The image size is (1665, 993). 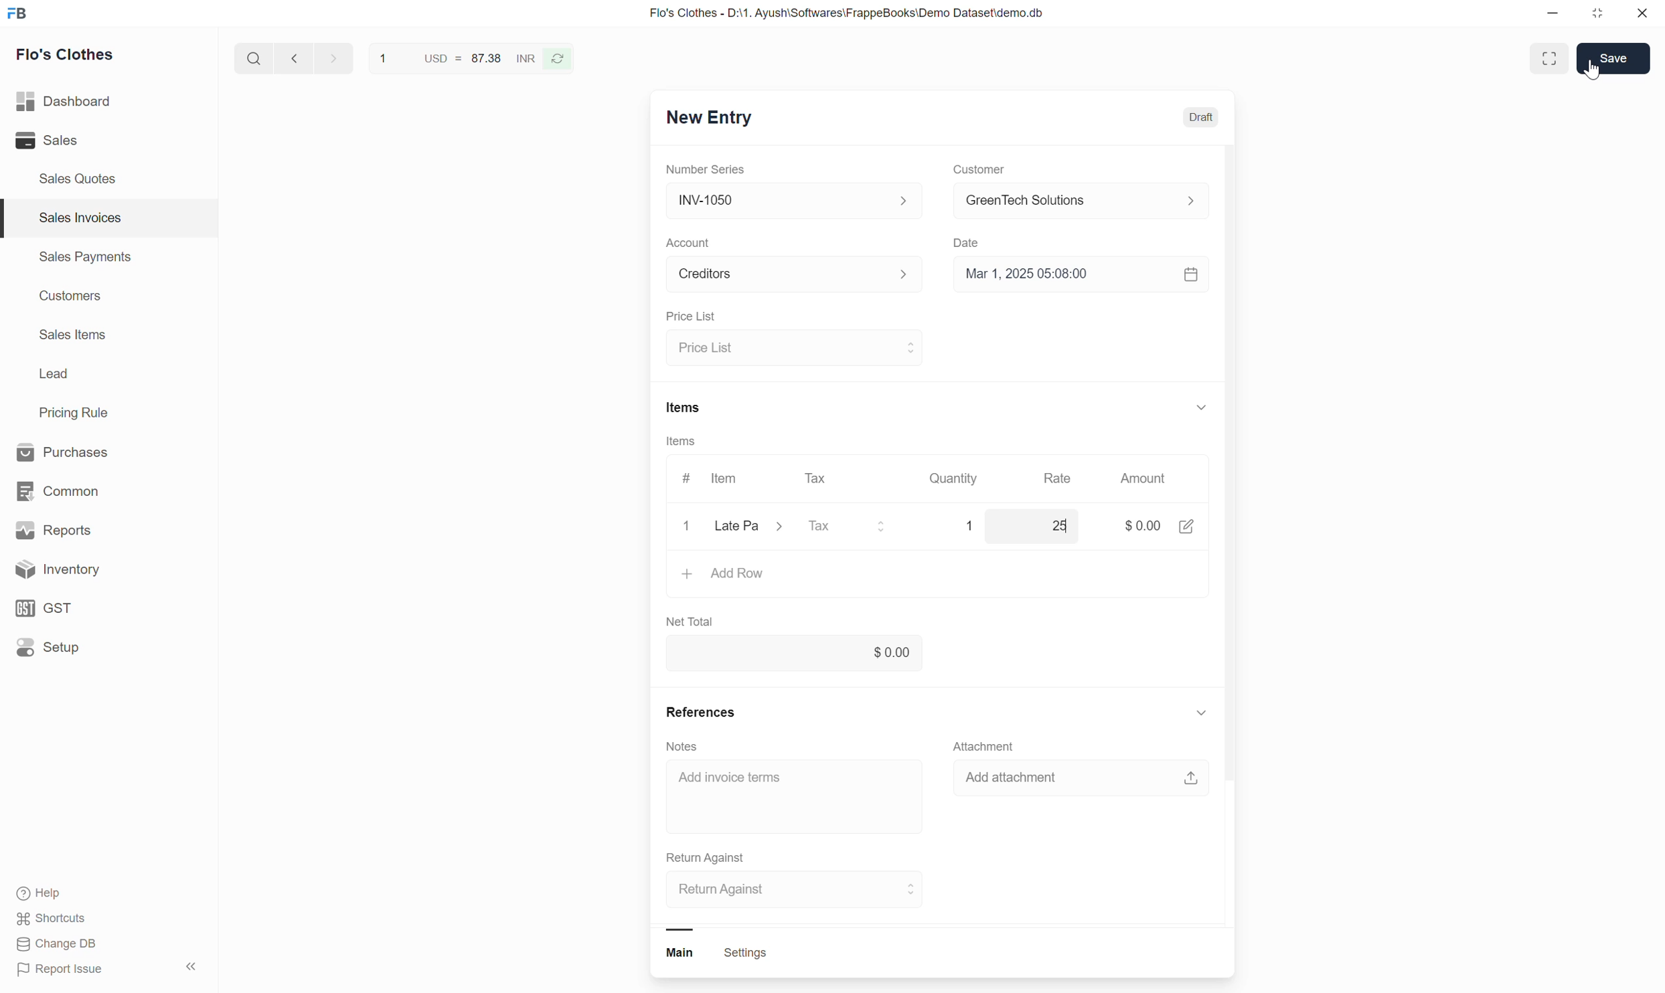 I want to click on select customer, so click(x=1078, y=203).